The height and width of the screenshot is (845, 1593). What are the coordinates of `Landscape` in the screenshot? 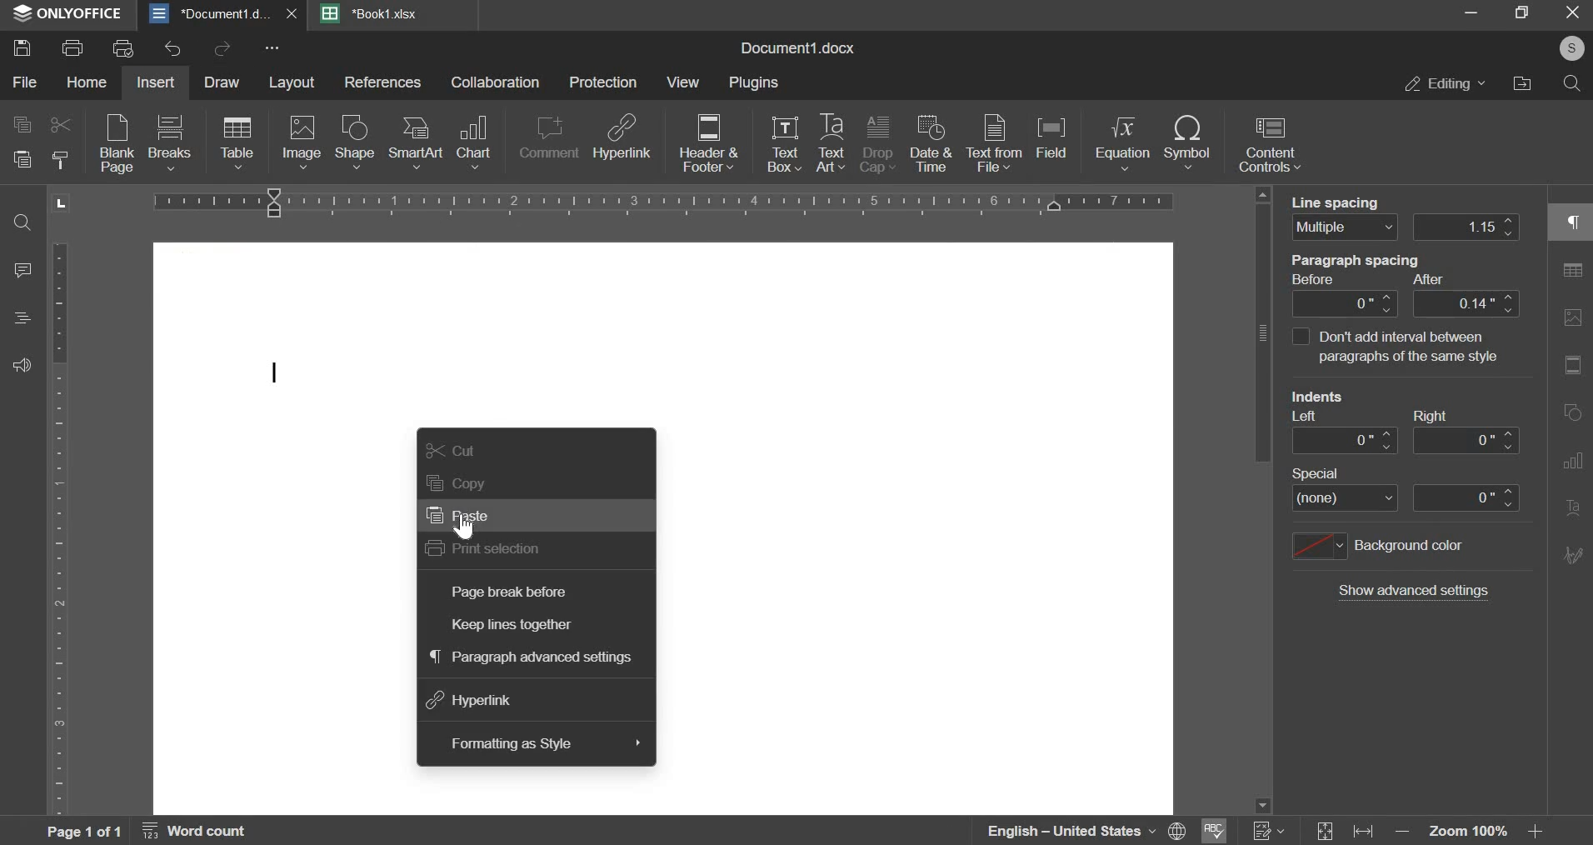 It's located at (61, 203).